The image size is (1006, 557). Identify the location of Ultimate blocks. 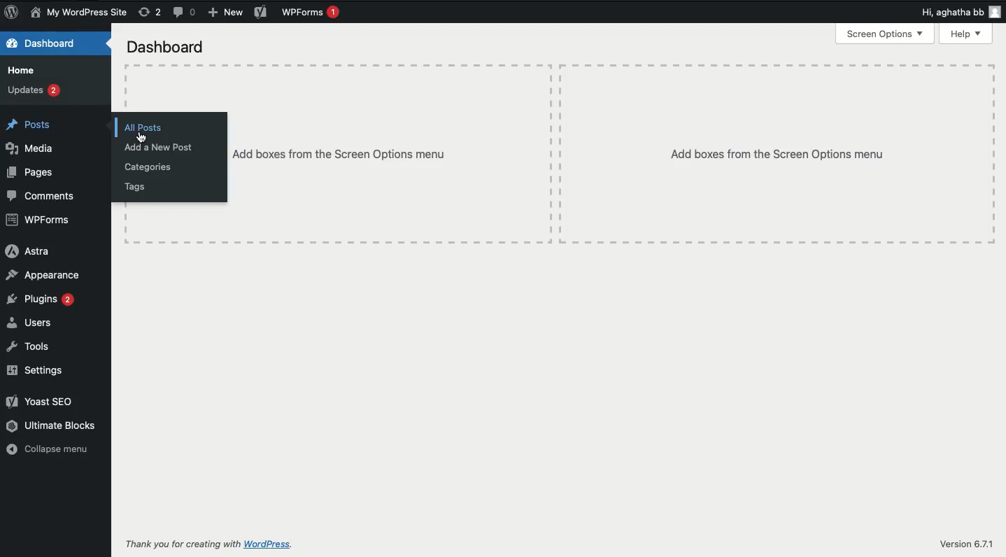
(53, 426).